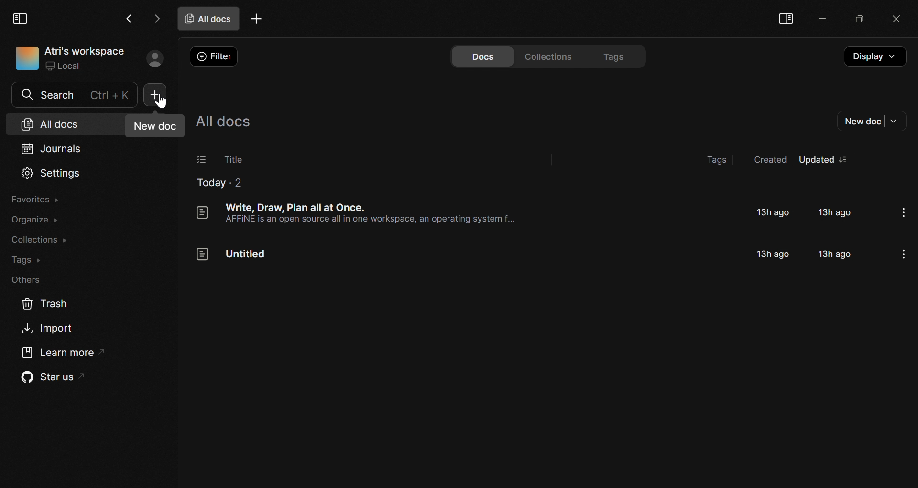 The width and height of the screenshot is (918, 488). What do you see at coordinates (64, 148) in the screenshot?
I see `Journals` at bounding box center [64, 148].